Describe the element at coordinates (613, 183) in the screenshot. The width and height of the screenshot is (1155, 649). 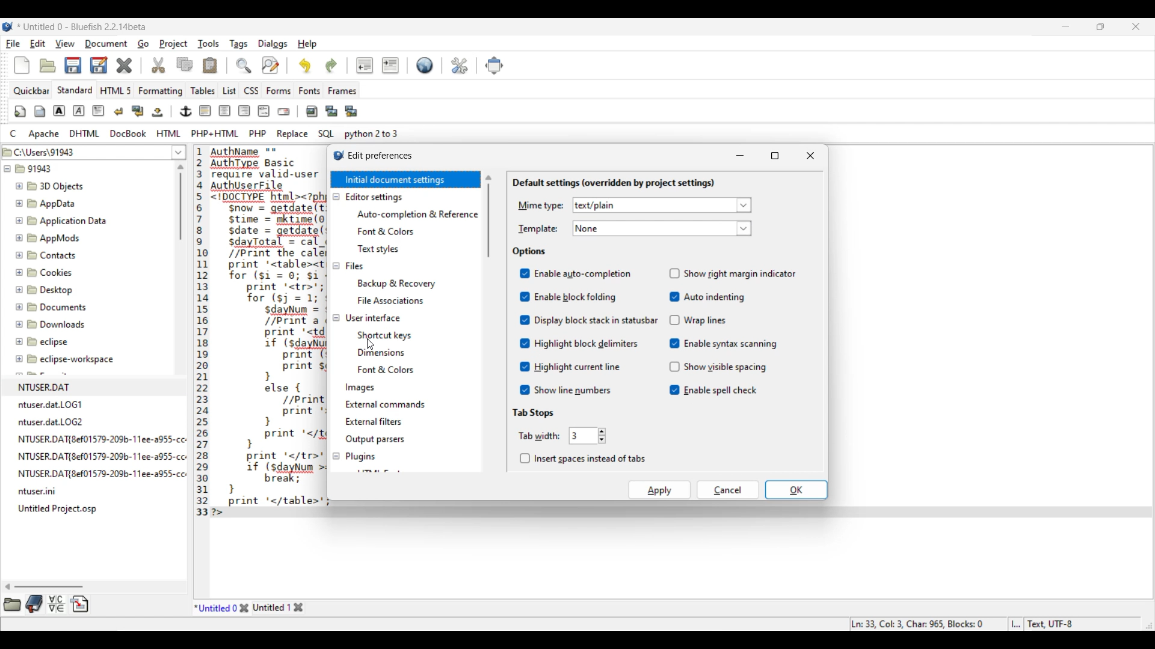
I see `Section title` at that location.